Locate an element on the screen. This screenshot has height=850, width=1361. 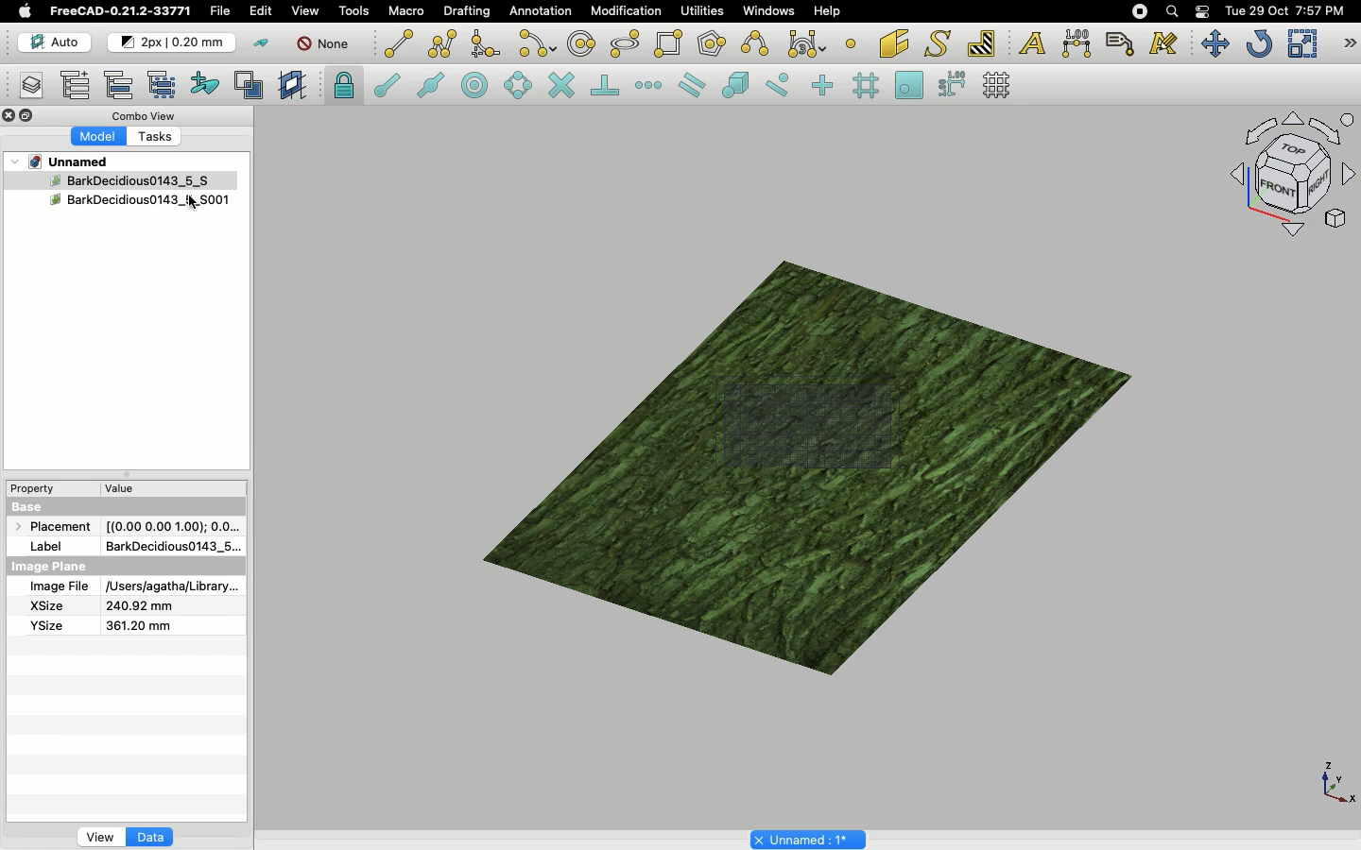
View is located at coordinates (305, 9).